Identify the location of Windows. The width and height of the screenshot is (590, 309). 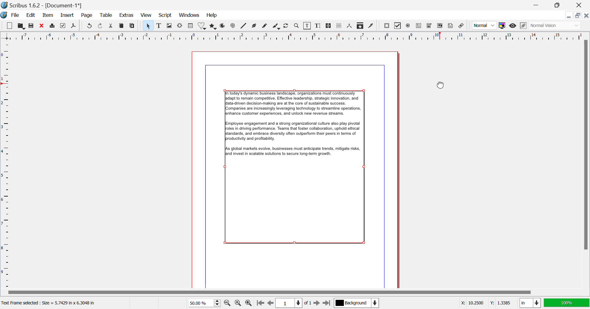
(189, 15).